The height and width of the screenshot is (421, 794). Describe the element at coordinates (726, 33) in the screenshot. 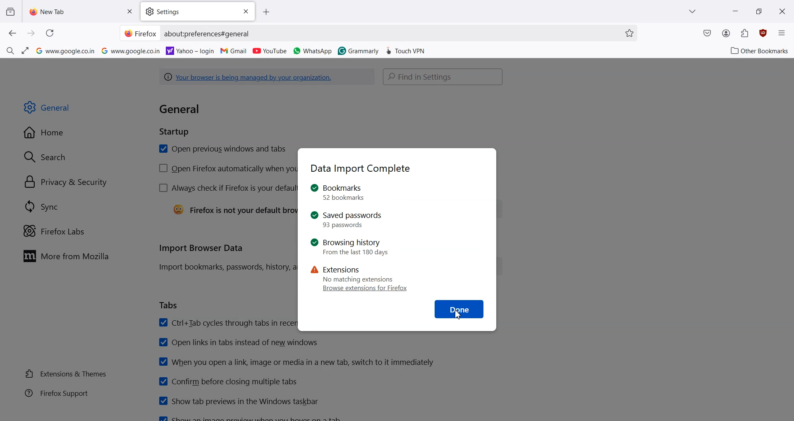

I see `Account` at that location.